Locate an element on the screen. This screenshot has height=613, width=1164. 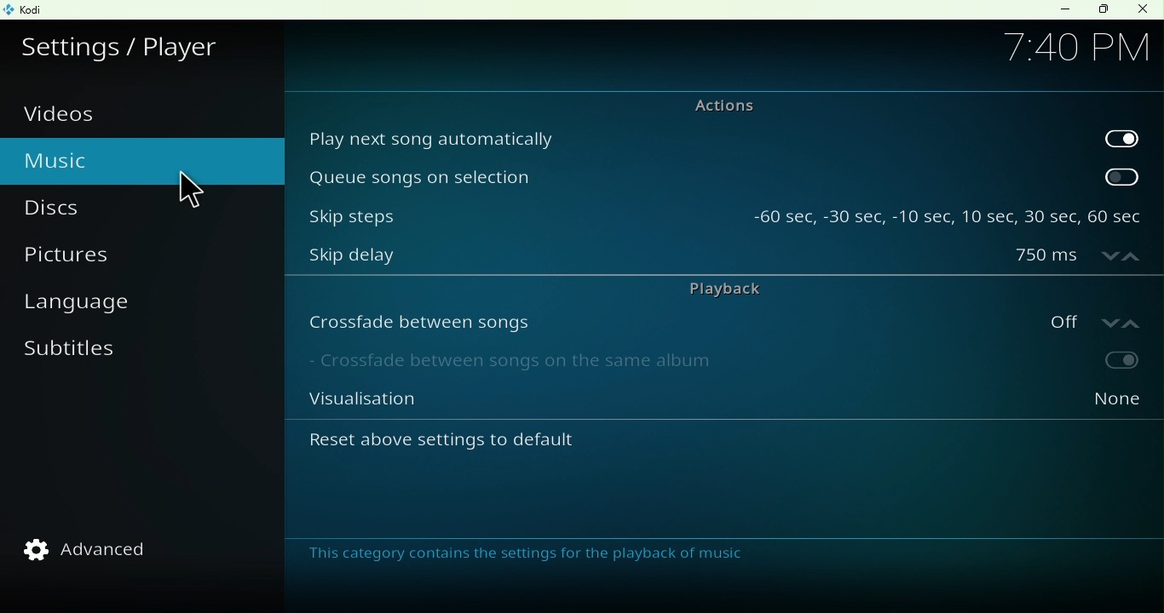
Play next song automatically is located at coordinates (691, 137).